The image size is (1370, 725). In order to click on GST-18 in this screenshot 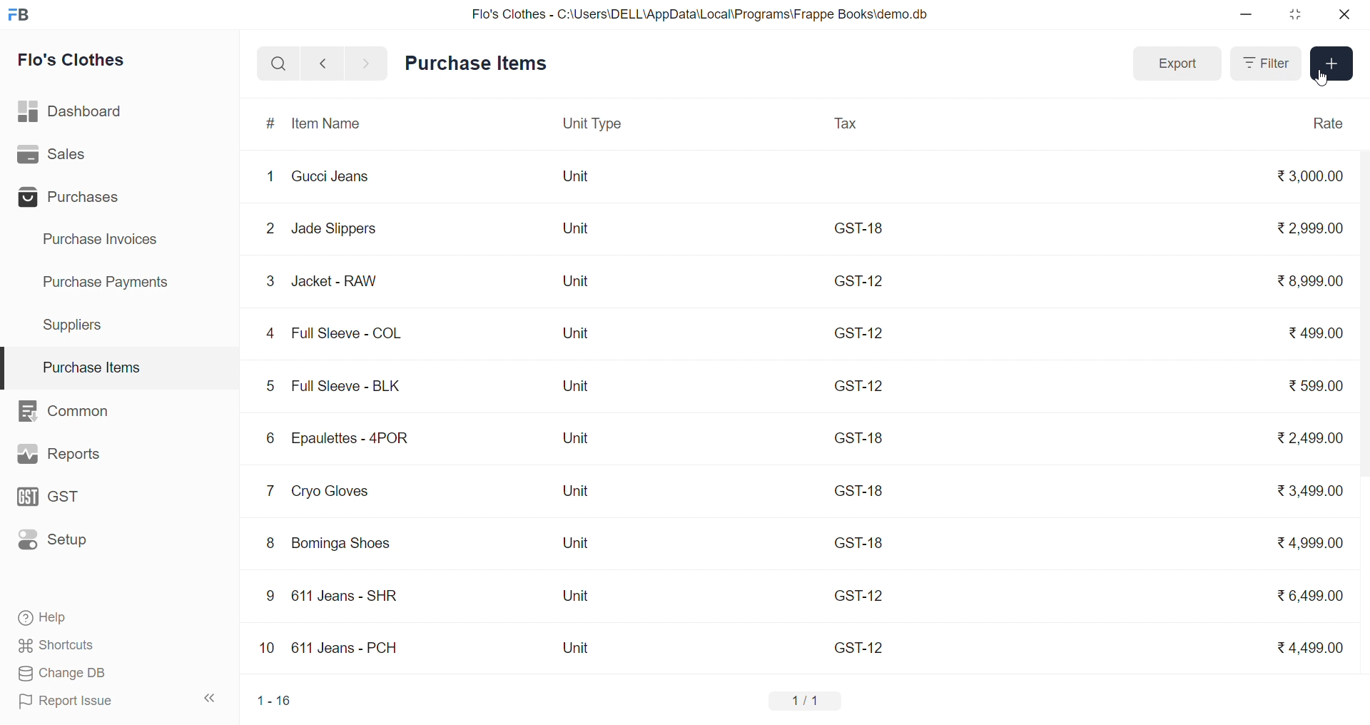, I will do `click(859, 437)`.